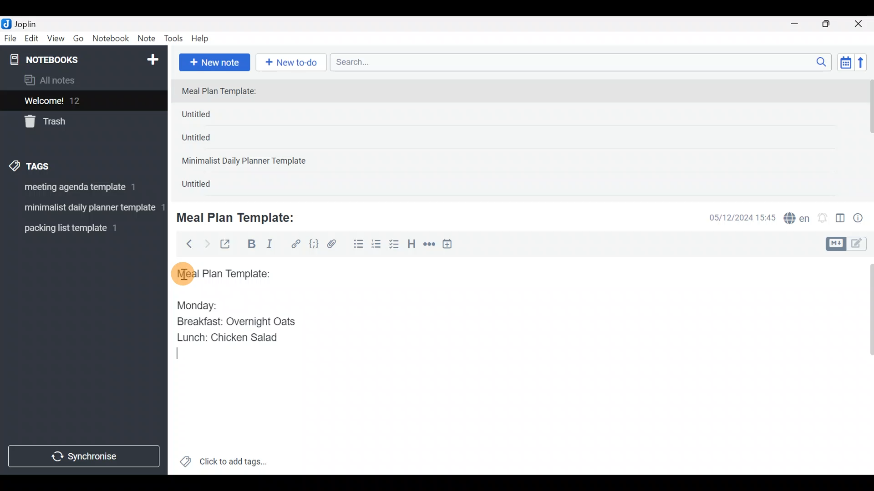  What do you see at coordinates (313, 244) in the screenshot?
I see `Code` at bounding box center [313, 244].